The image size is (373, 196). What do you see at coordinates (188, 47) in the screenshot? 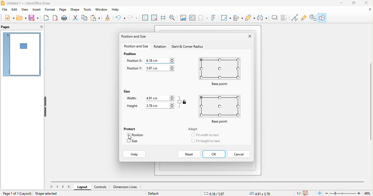
I see `start and corner radious` at bounding box center [188, 47].